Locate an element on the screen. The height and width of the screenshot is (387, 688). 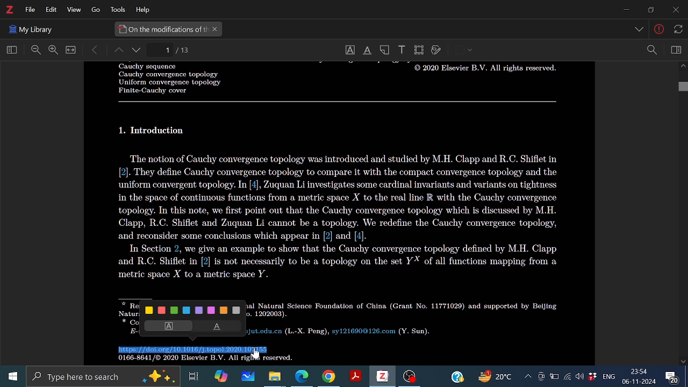
 is located at coordinates (405, 318).